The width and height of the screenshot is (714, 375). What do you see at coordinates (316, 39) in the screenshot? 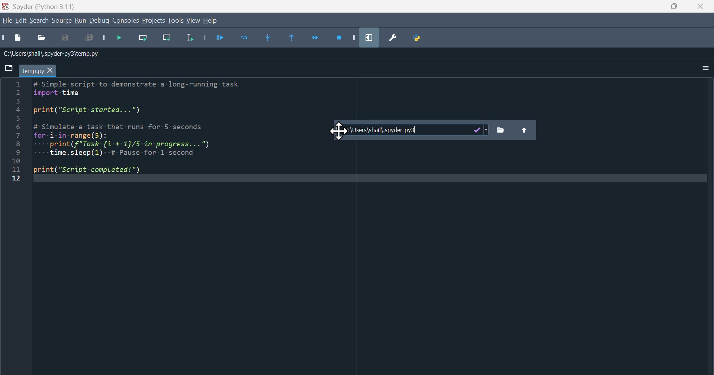
I see `Continue execution until next function` at bounding box center [316, 39].